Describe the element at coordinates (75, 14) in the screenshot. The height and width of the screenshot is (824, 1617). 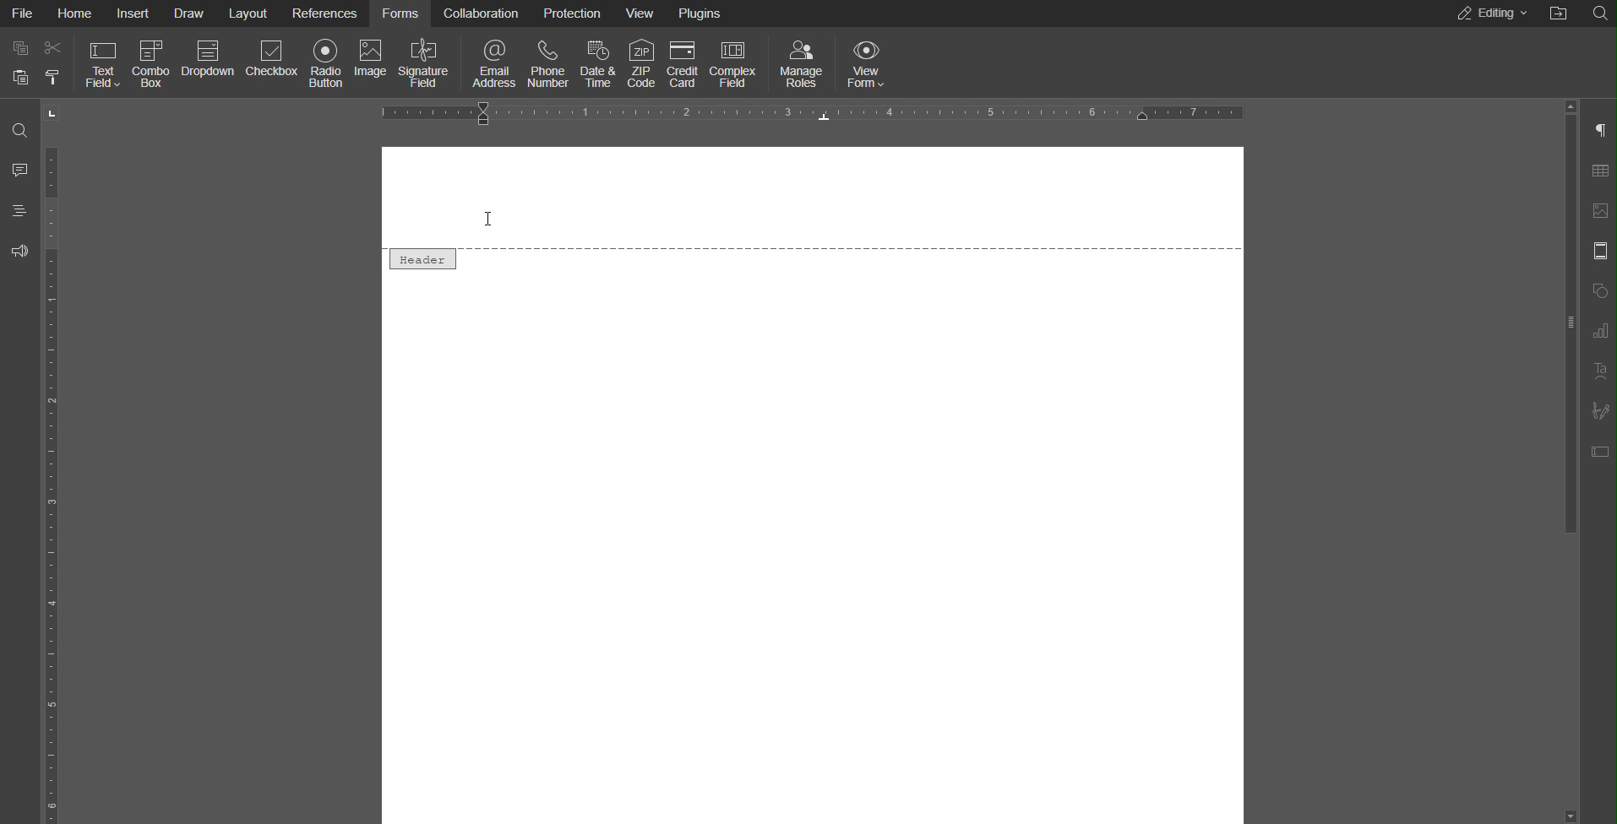
I see `Home` at that location.